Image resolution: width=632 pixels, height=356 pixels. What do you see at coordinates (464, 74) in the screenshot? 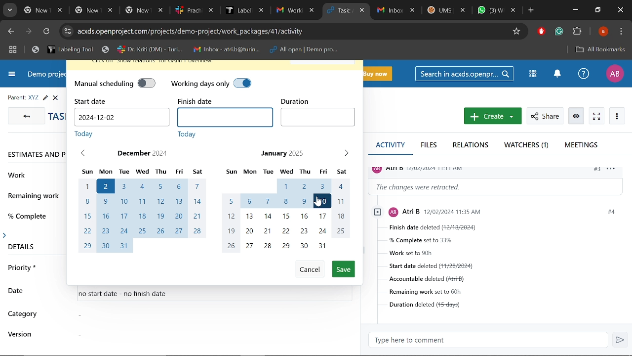
I see `Search in acxds.openproject` at bounding box center [464, 74].